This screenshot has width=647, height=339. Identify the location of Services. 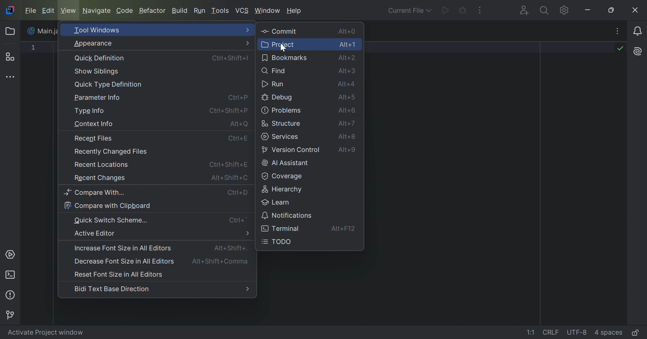
(11, 254).